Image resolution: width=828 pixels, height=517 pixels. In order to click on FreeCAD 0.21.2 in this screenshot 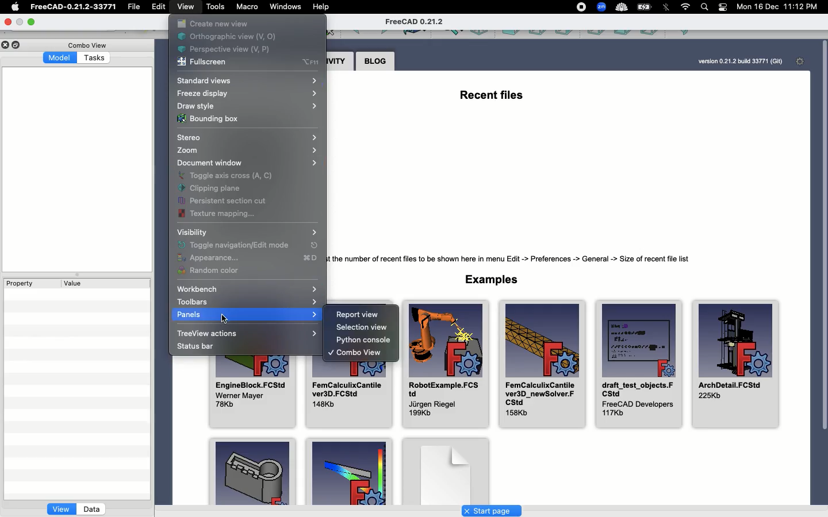, I will do `click(415, 22)`.